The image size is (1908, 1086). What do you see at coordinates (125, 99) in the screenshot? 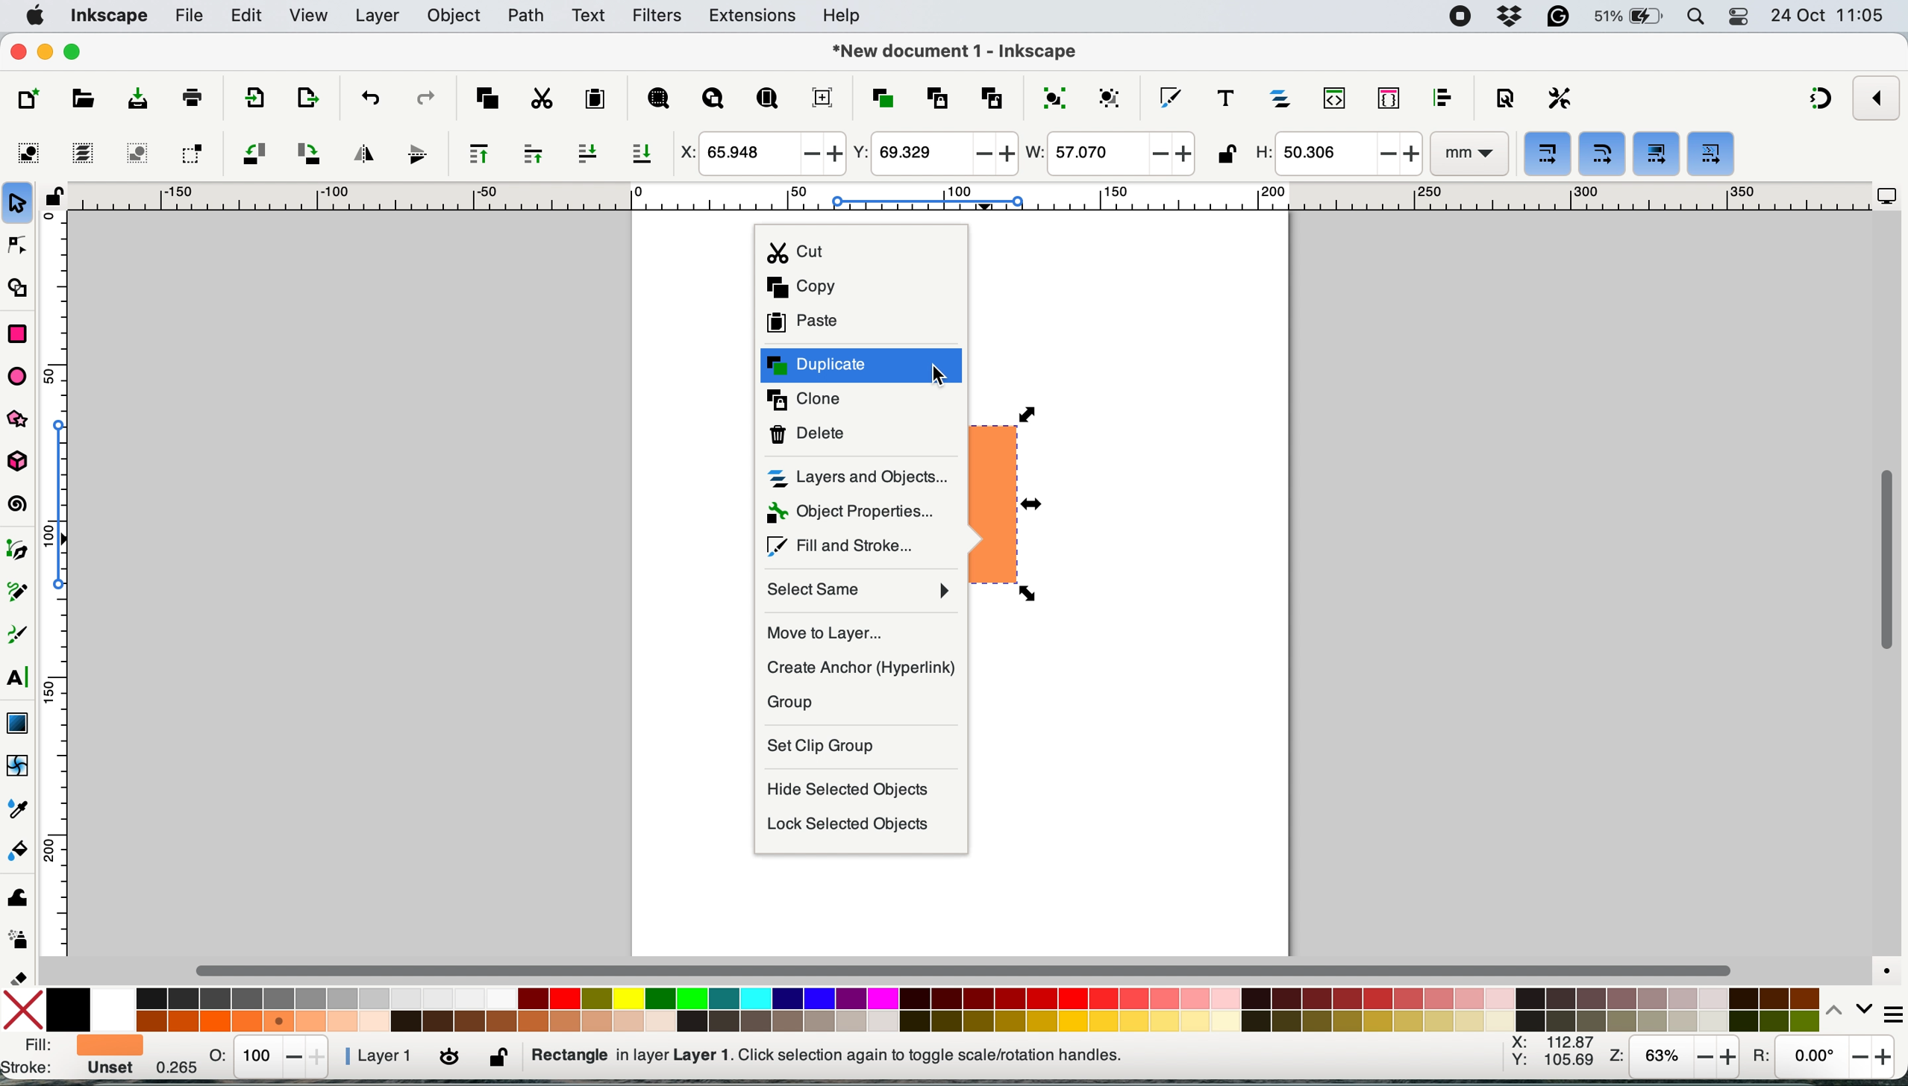
I see `save` at bounding box center [125, 99].